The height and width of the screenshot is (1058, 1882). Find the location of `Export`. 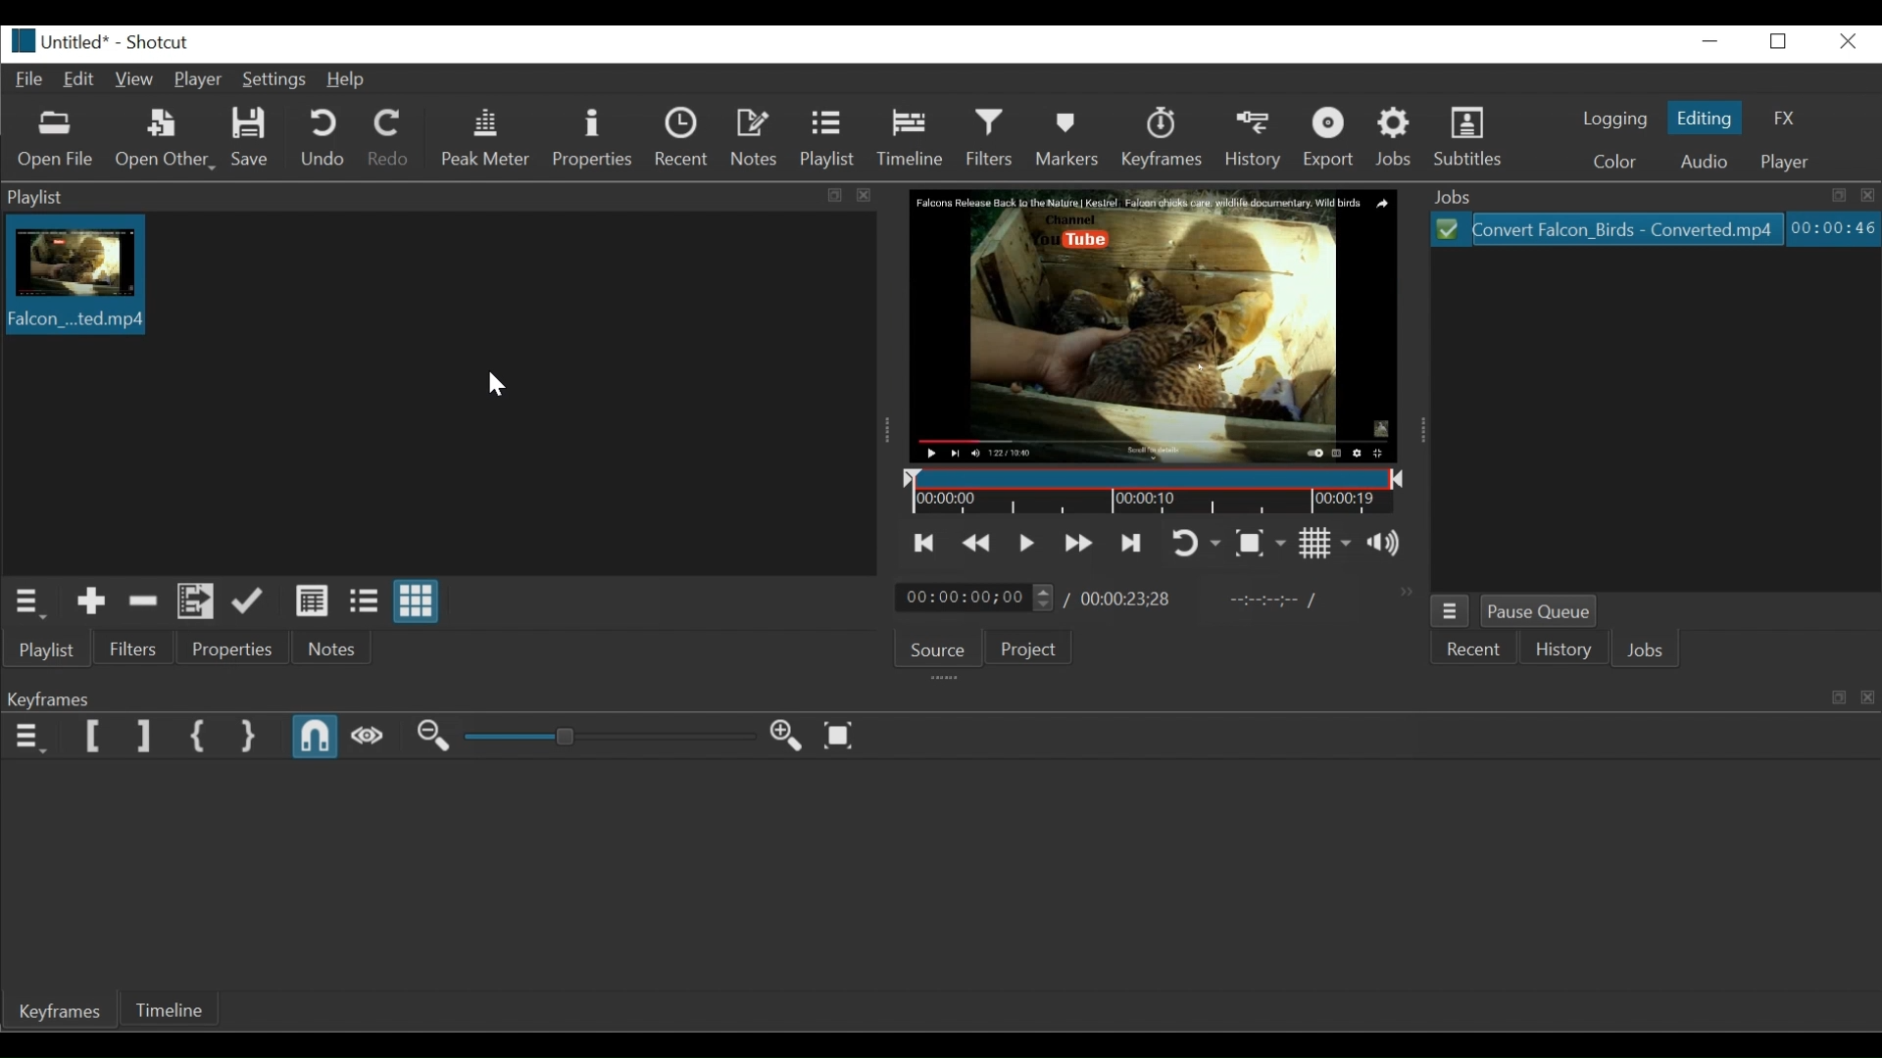

Export is located at coordinates (1332, 140).